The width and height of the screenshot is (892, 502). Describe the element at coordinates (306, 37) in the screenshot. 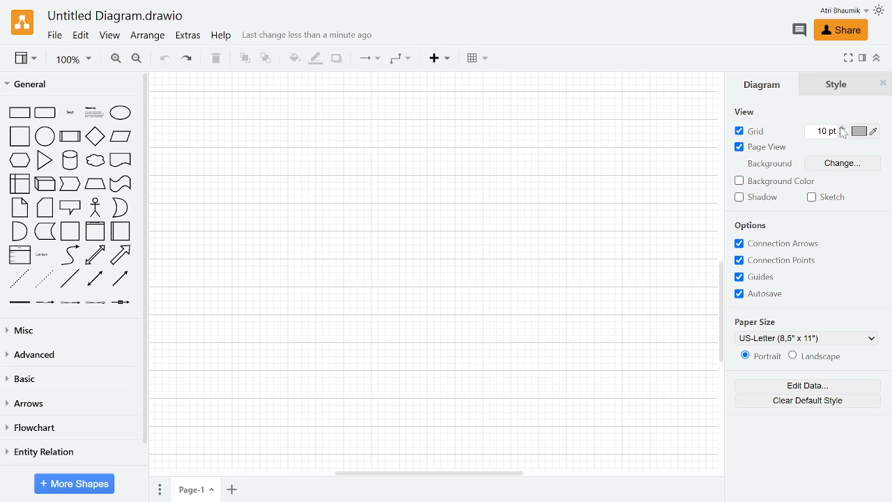

I see `Last change timing` at that location.